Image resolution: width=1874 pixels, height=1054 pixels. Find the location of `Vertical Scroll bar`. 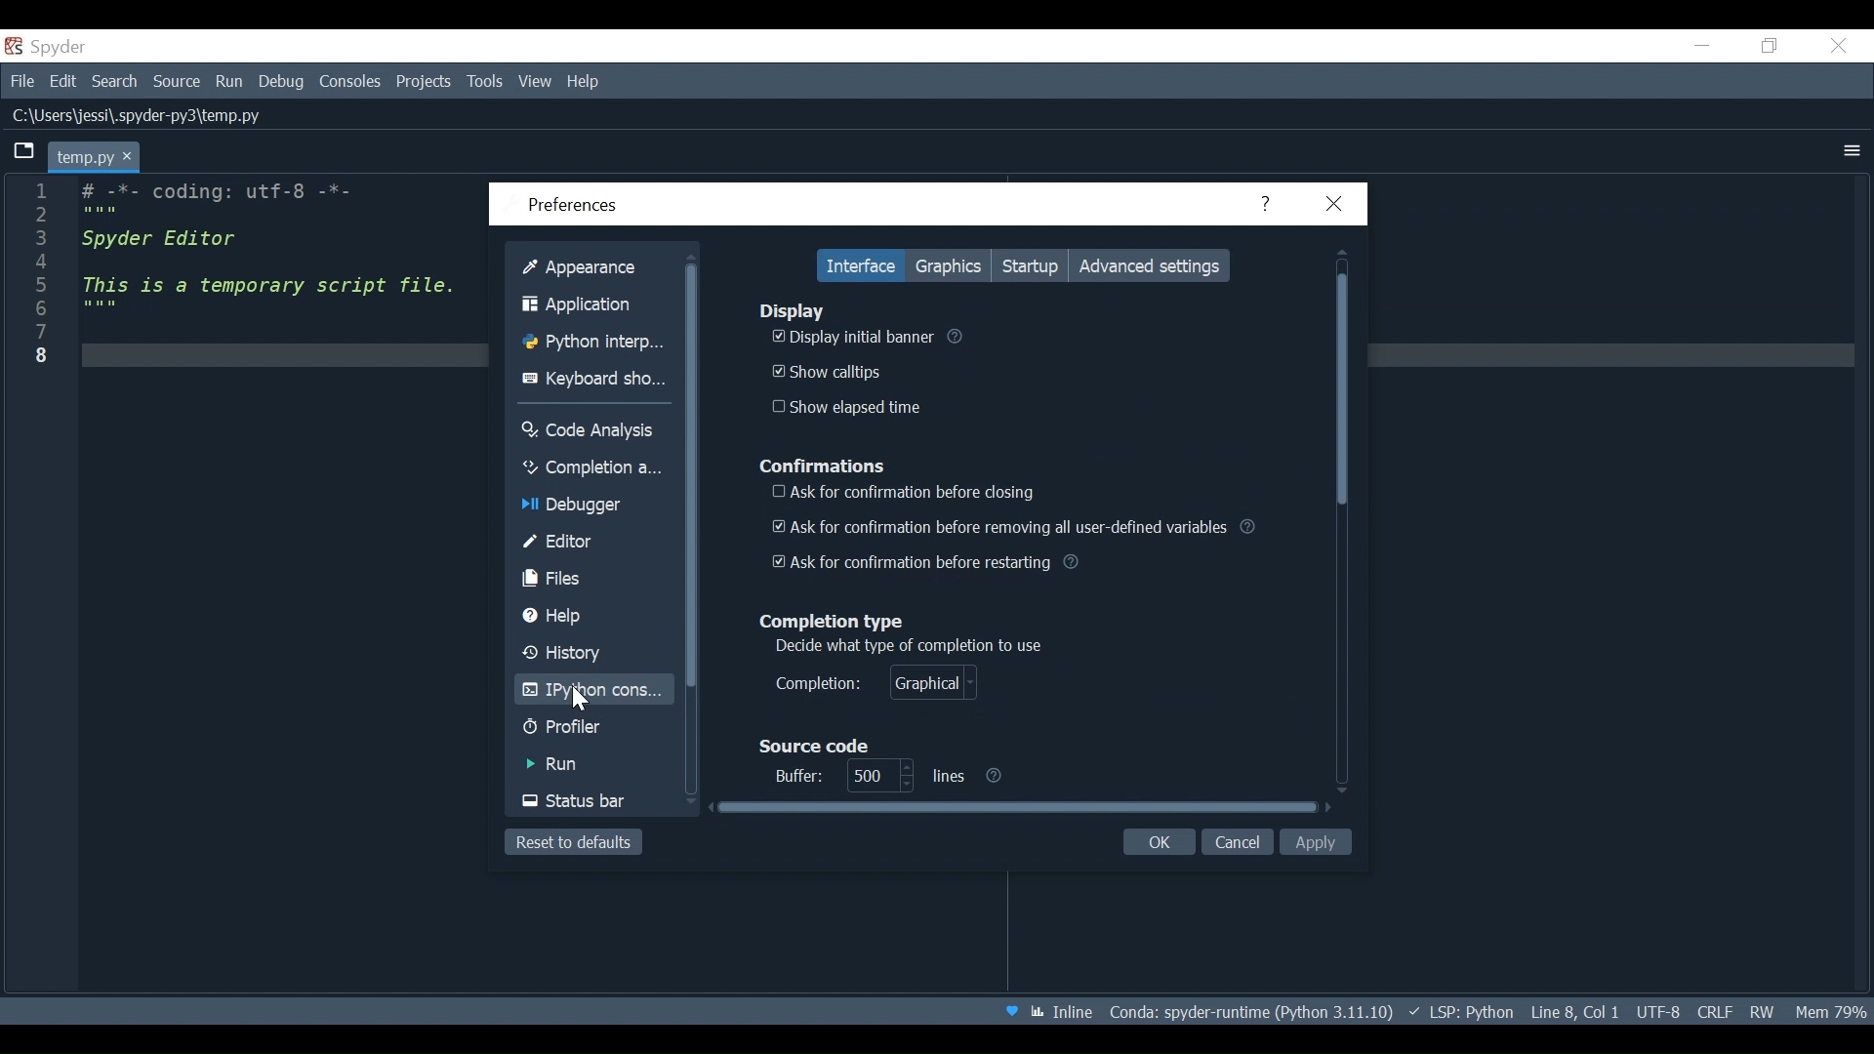

Vertical Scroll bar is located at coordinates (690, 470).